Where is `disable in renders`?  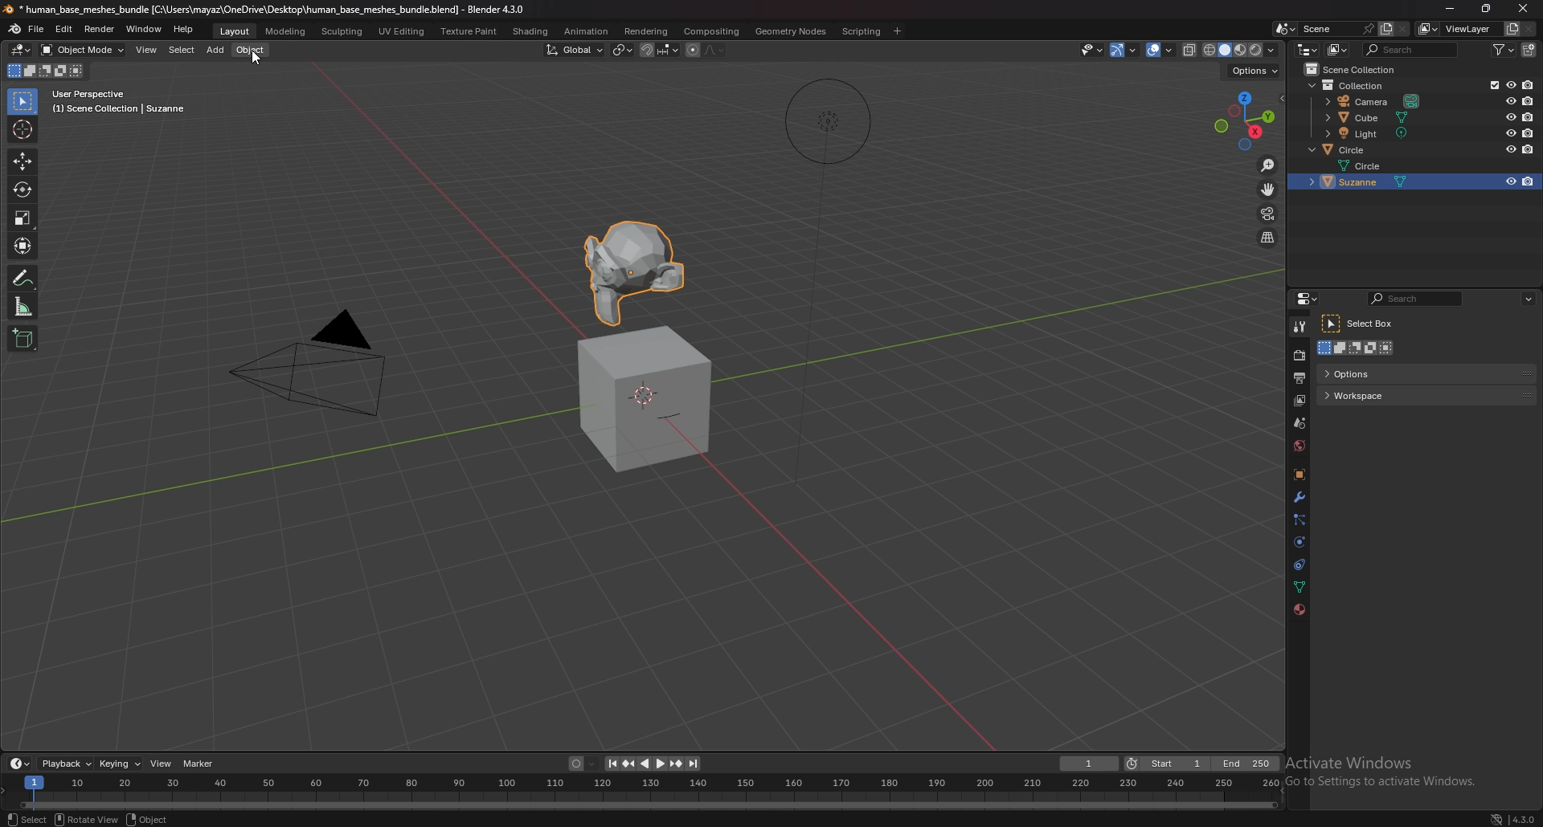 disable in renders is located at coordinates (1527, 149).